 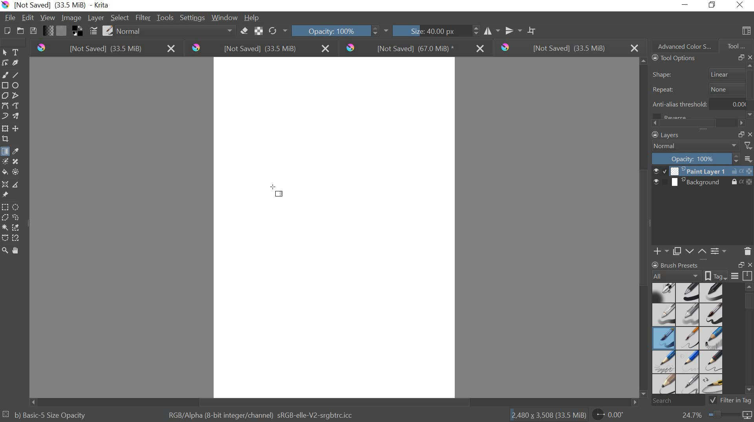 I want to click on TOOL, so click(x=737, y=46).